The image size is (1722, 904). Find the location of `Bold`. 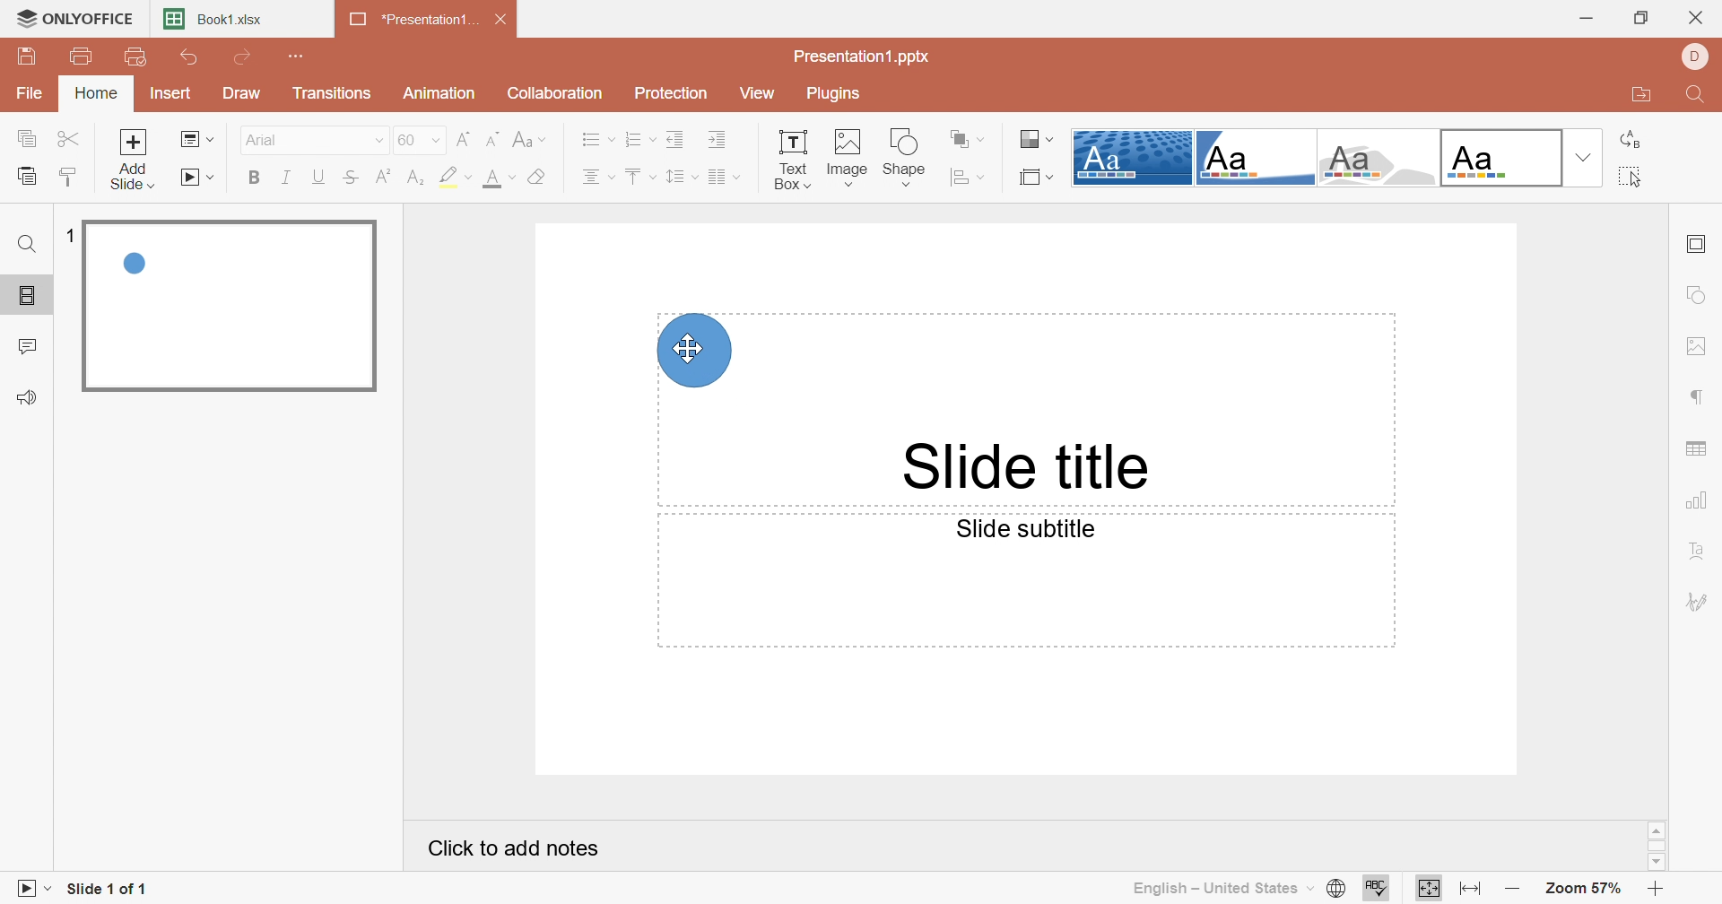

Bold is located at coordinates (257, 177).